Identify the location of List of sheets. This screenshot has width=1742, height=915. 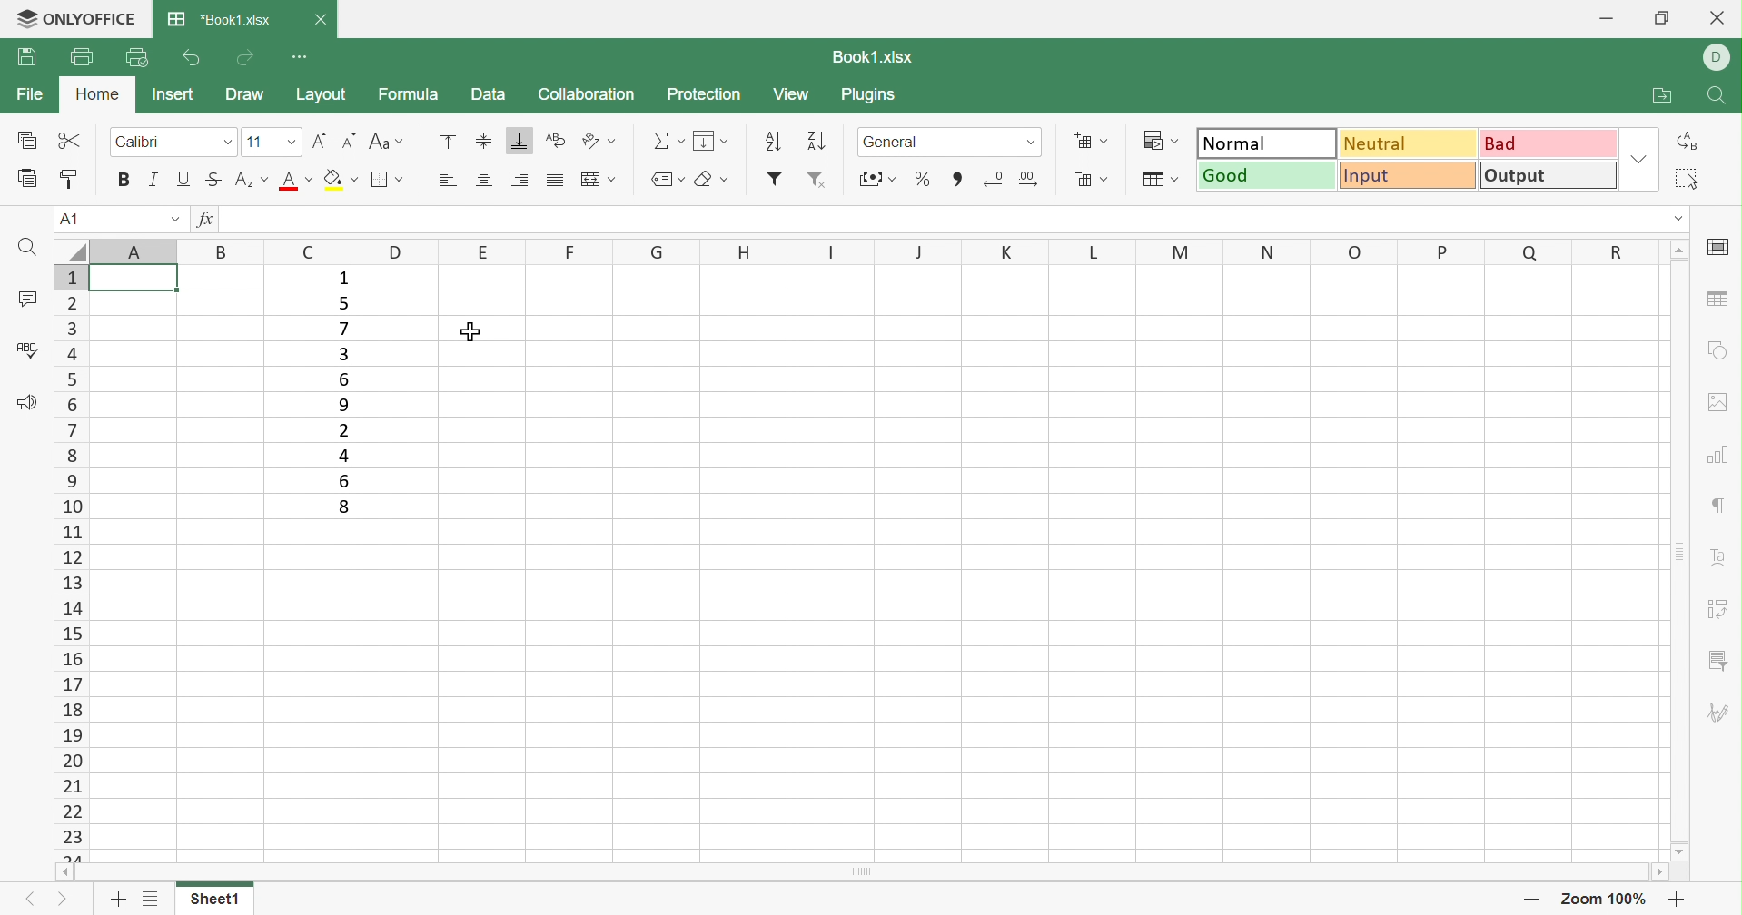
(152, 900).